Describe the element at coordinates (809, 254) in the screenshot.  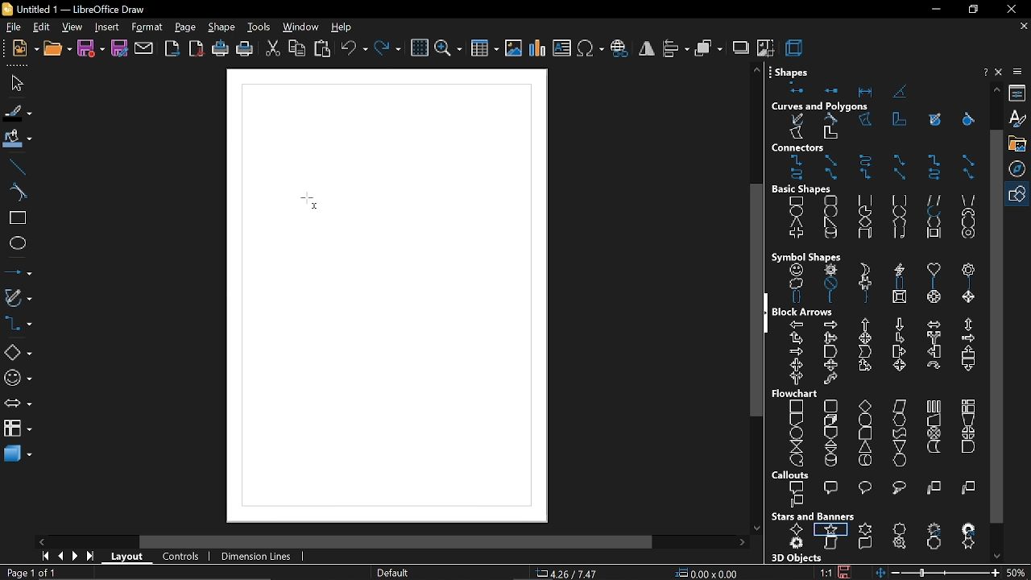
I see `symbol shapes` at that location.